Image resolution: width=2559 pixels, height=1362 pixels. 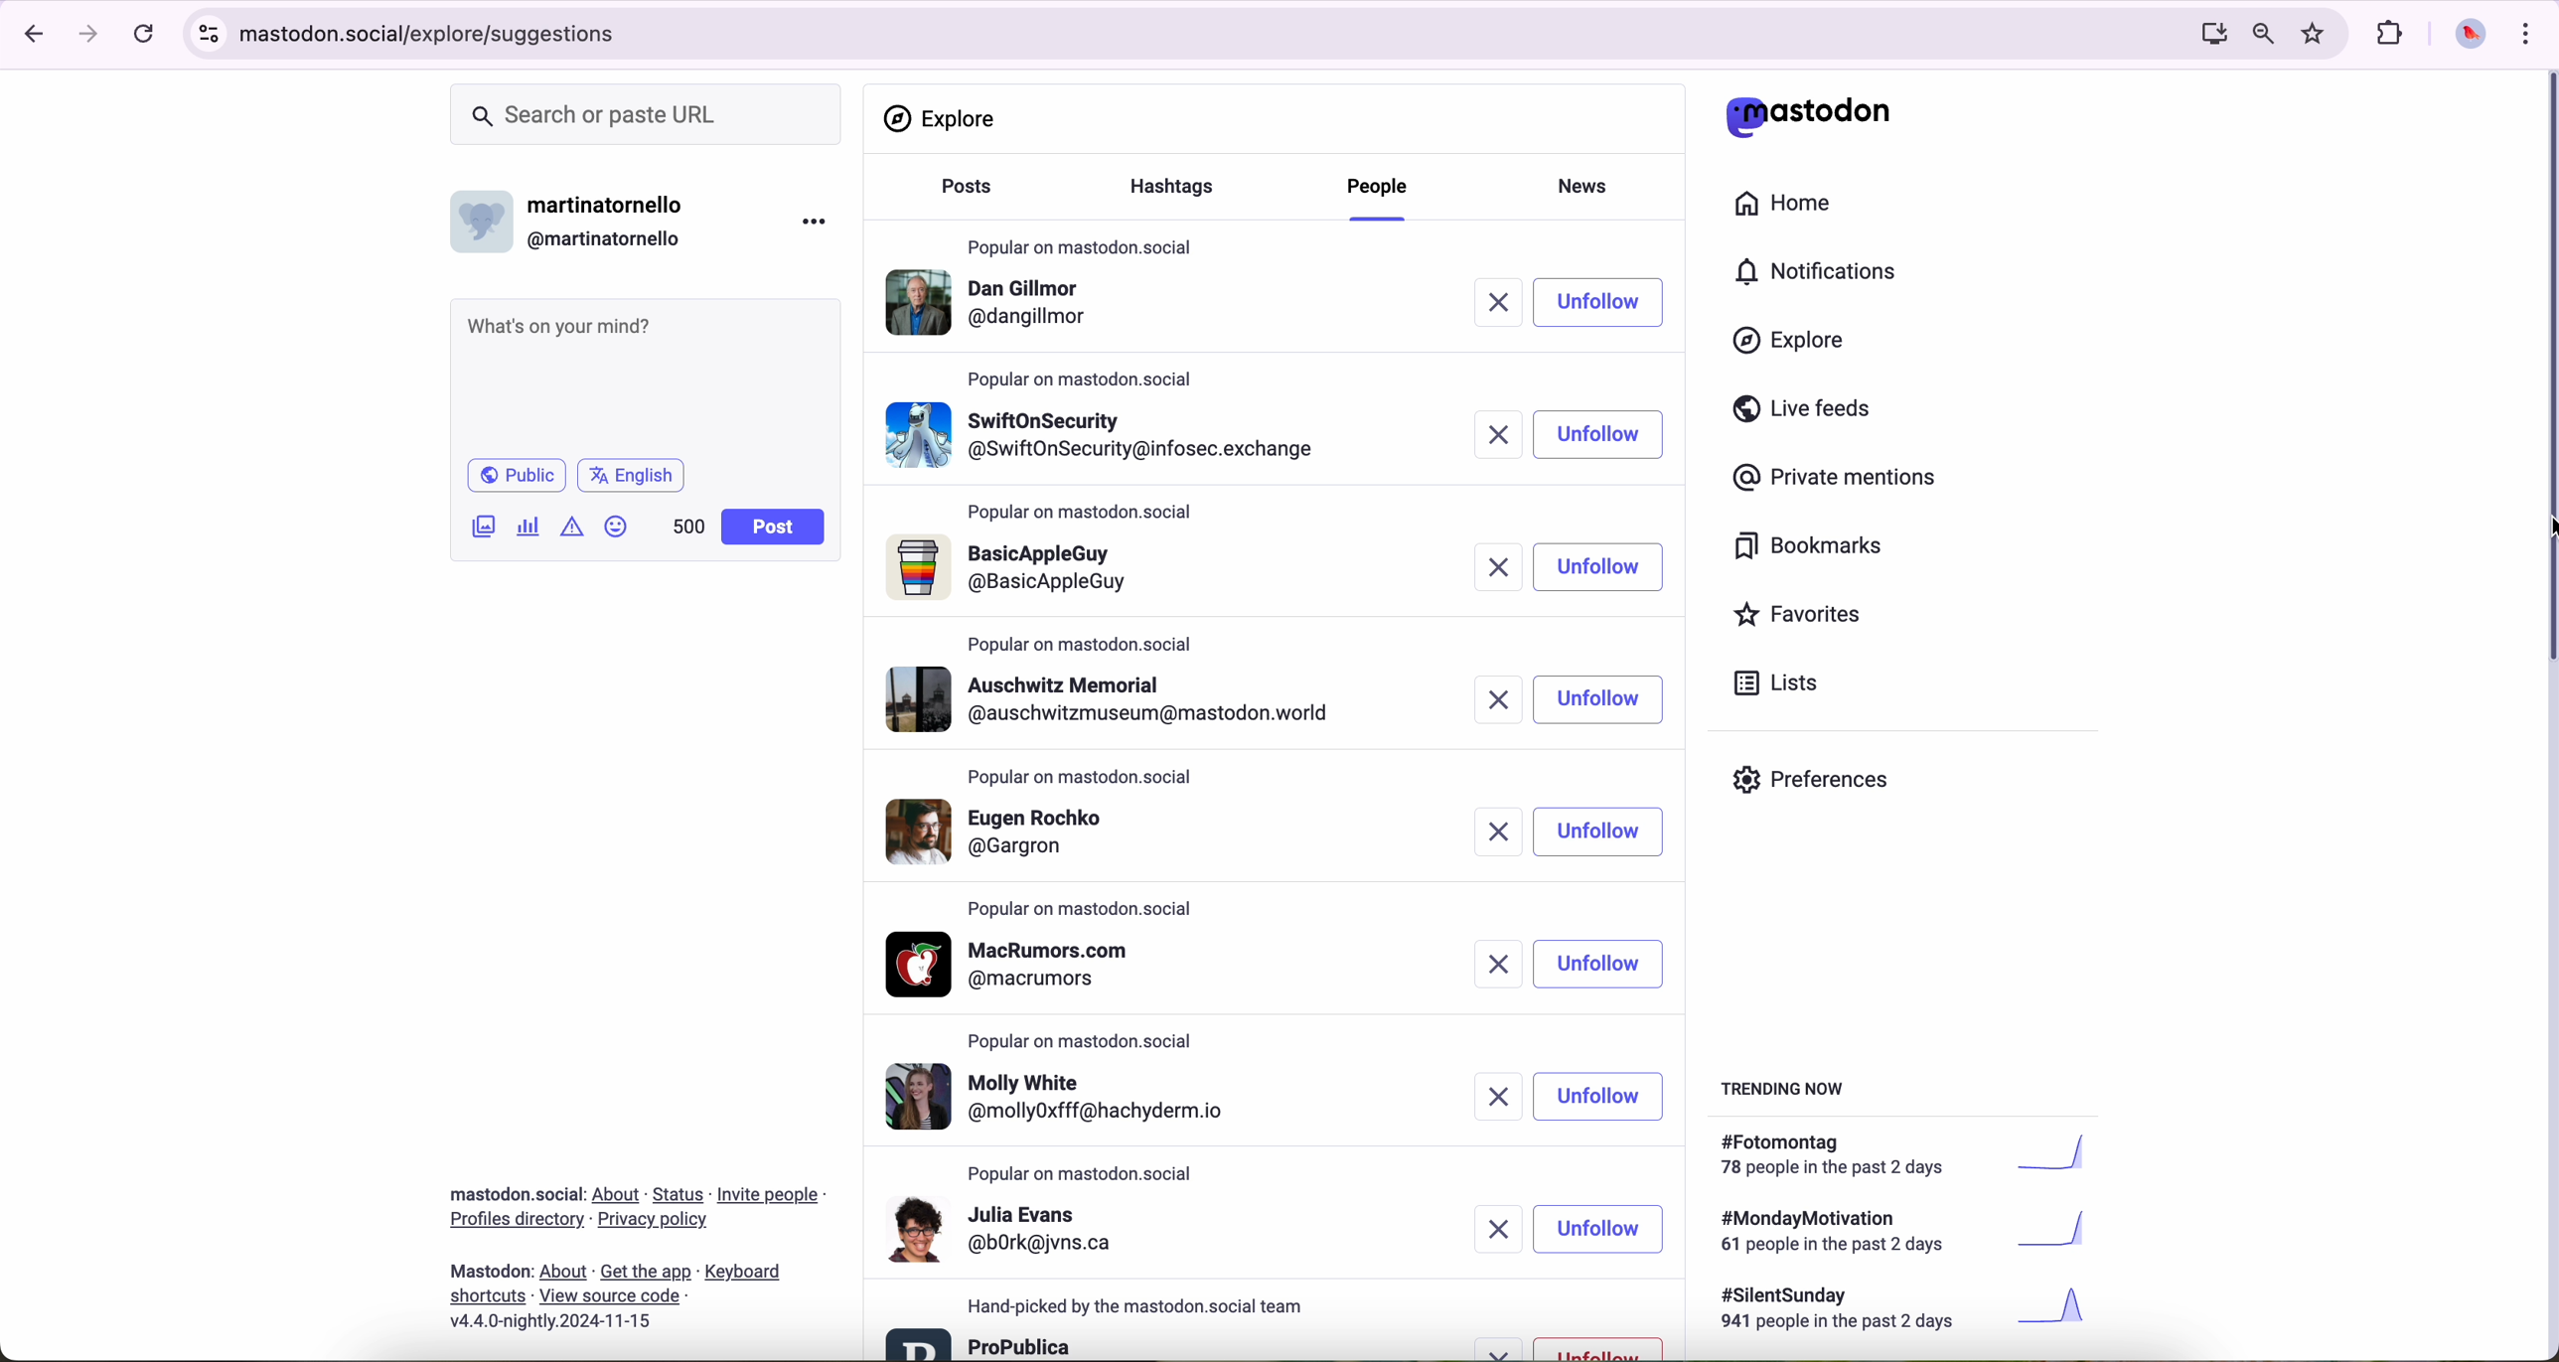 I want to click on refresh page, so click(x=145, y=35).